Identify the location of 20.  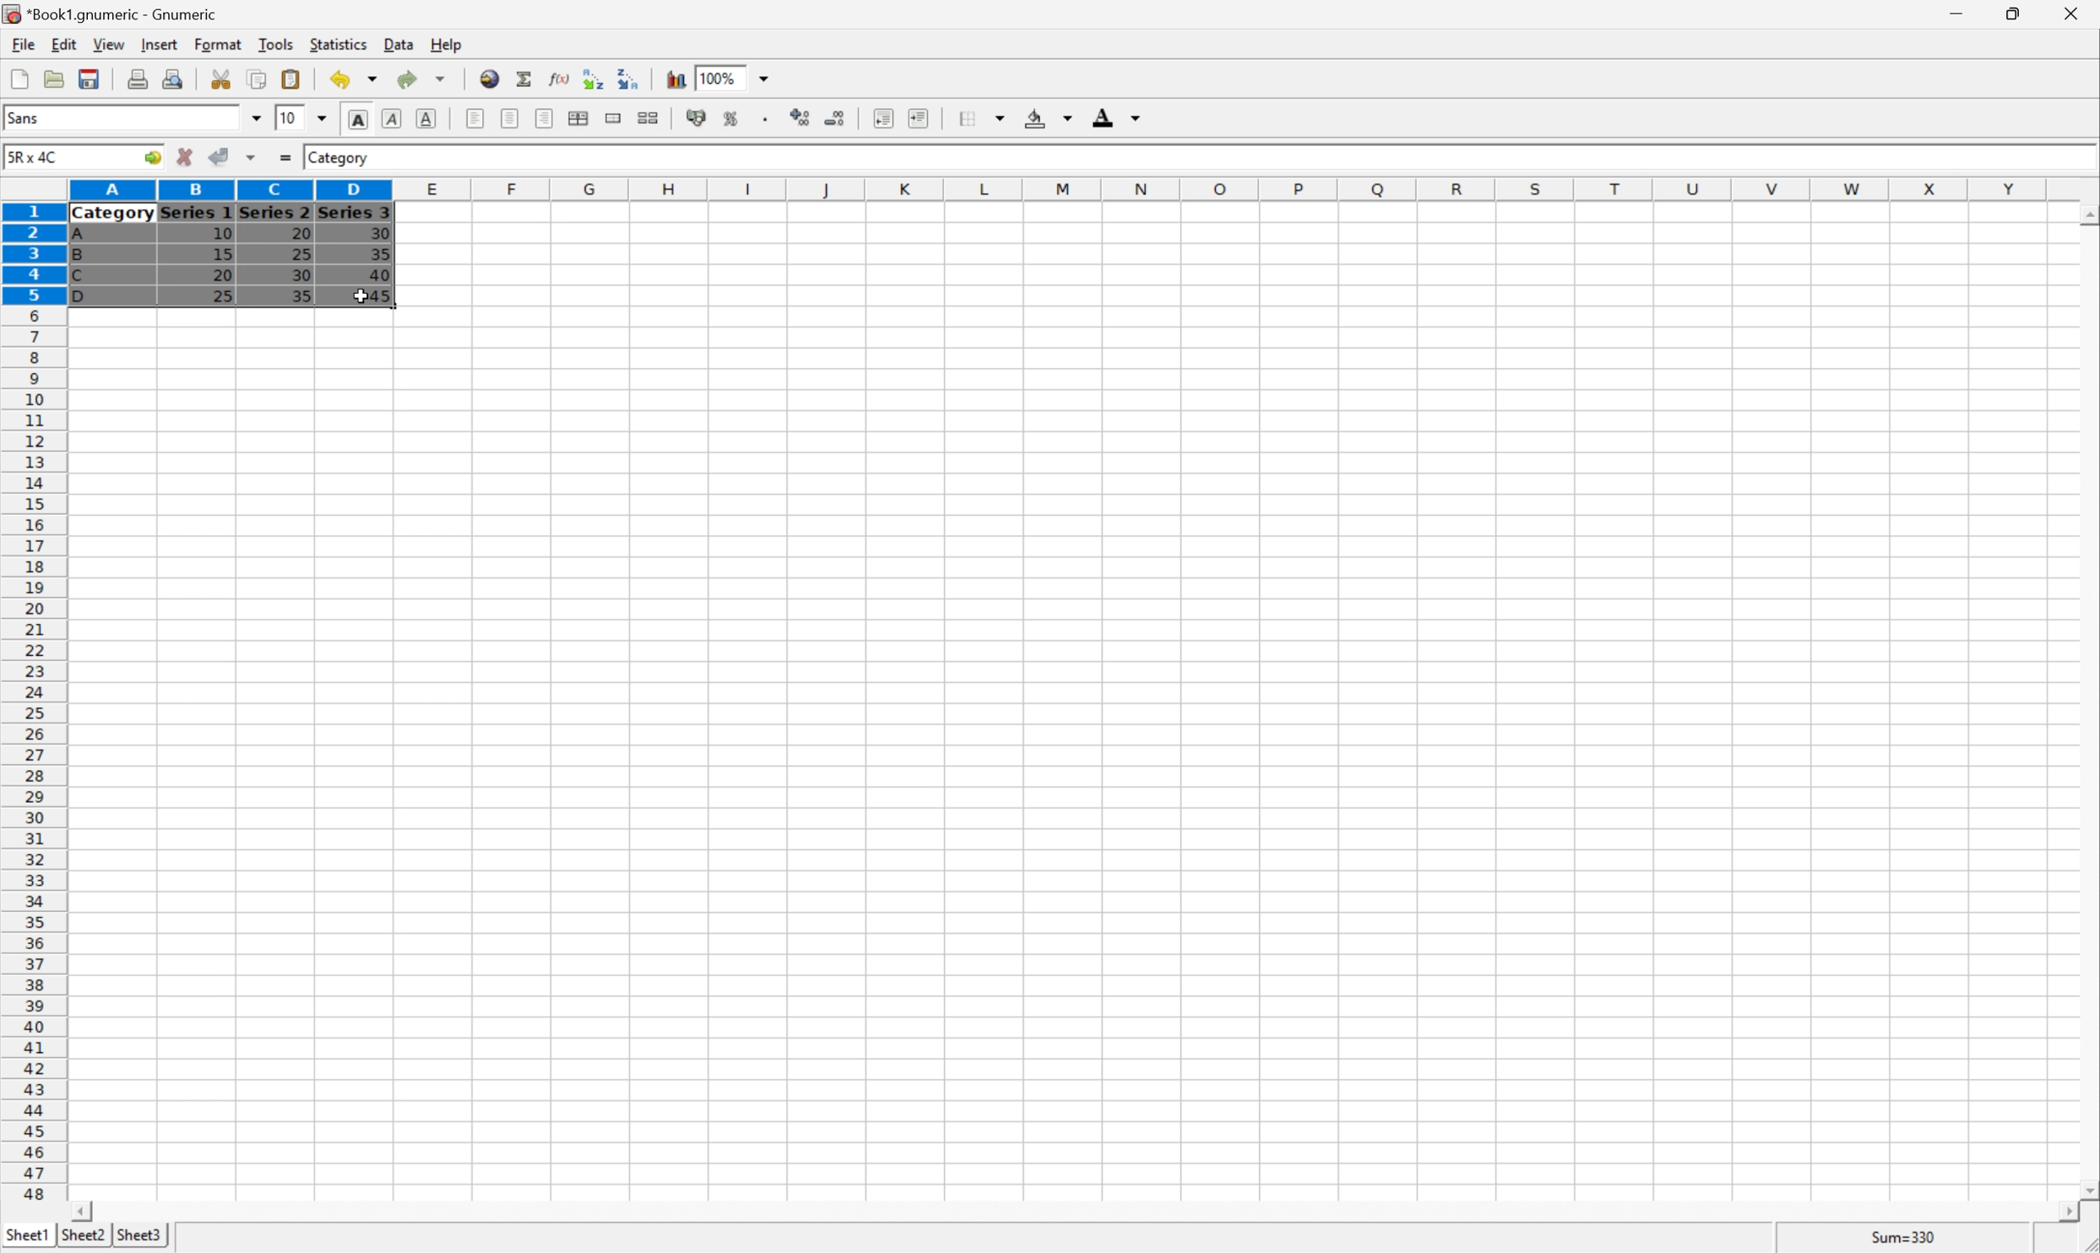
(222, 275).